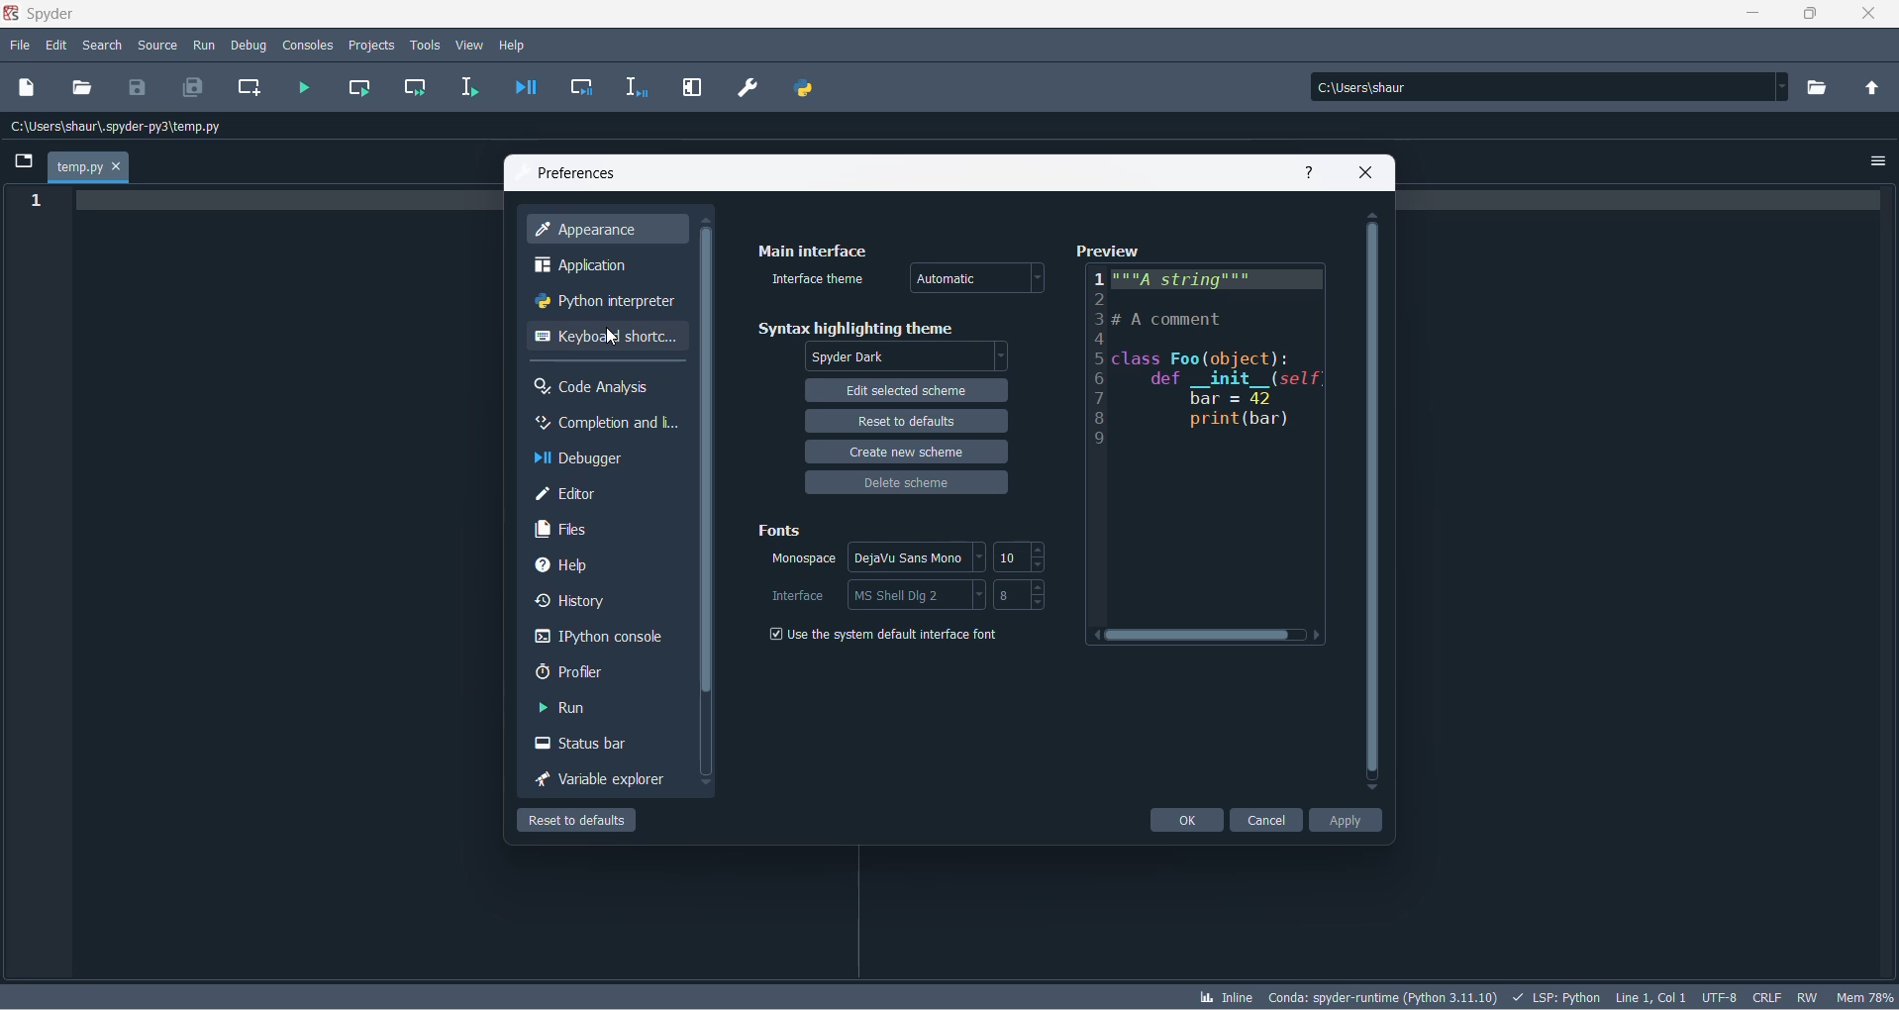 This screenshot has width=1899, height=1010. What do you see at coordinates (1879, 156) in the screenshot?
I see `options` at bounding box center [1879, 156].